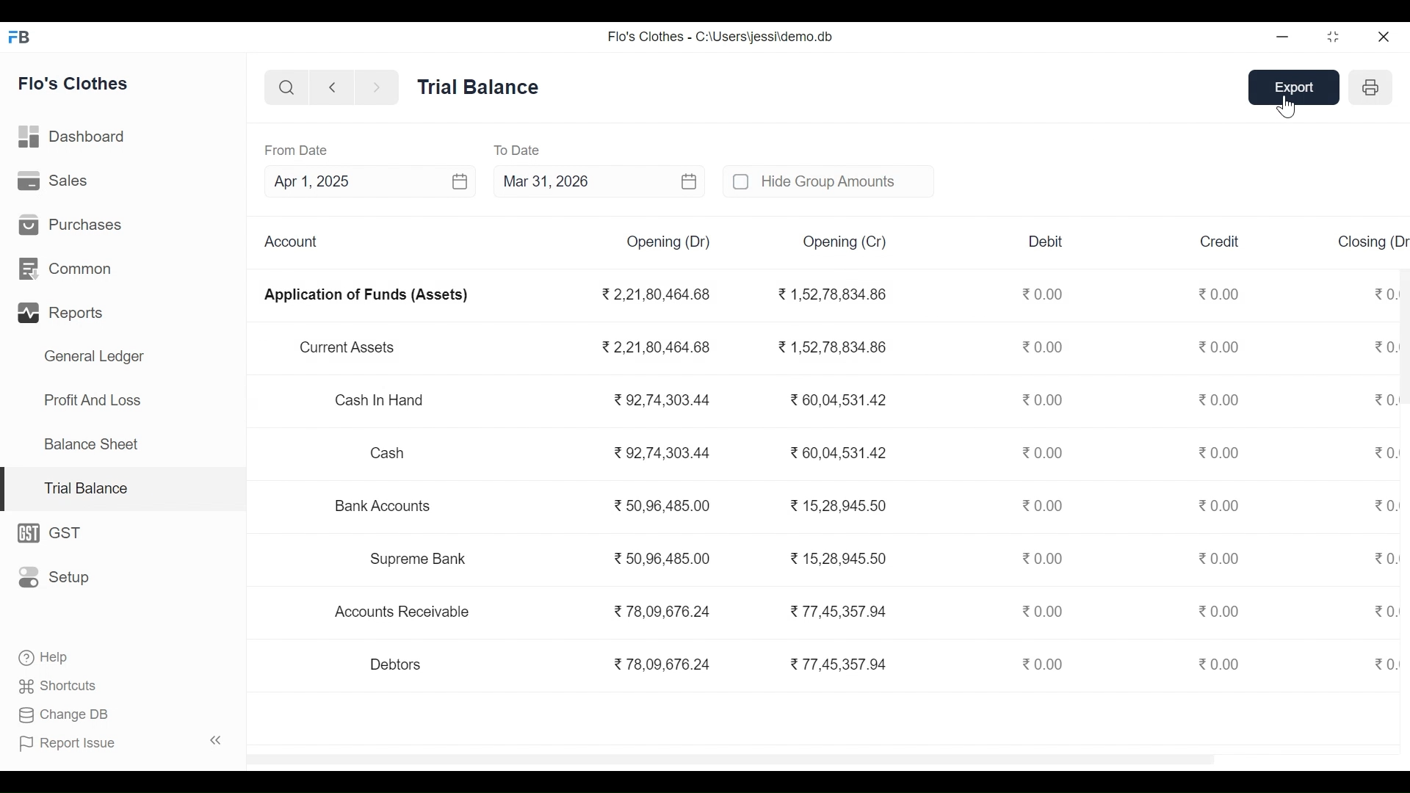 This screenshot has height=793, width=1410. Describe the element at coordinates (1044, 294) in the screenshot. I see `0.00` at that location.